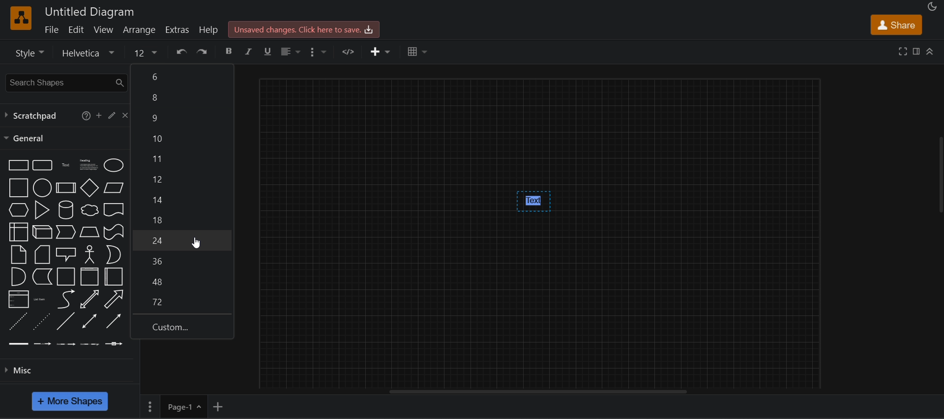 The height and width of the screenshot is (419, 944). Describe the element at coordinates (21, 18) in the screenshot. I see `Software logo` at that location.